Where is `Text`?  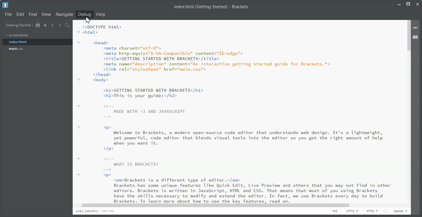
Text is located at coordinates (95, 211).